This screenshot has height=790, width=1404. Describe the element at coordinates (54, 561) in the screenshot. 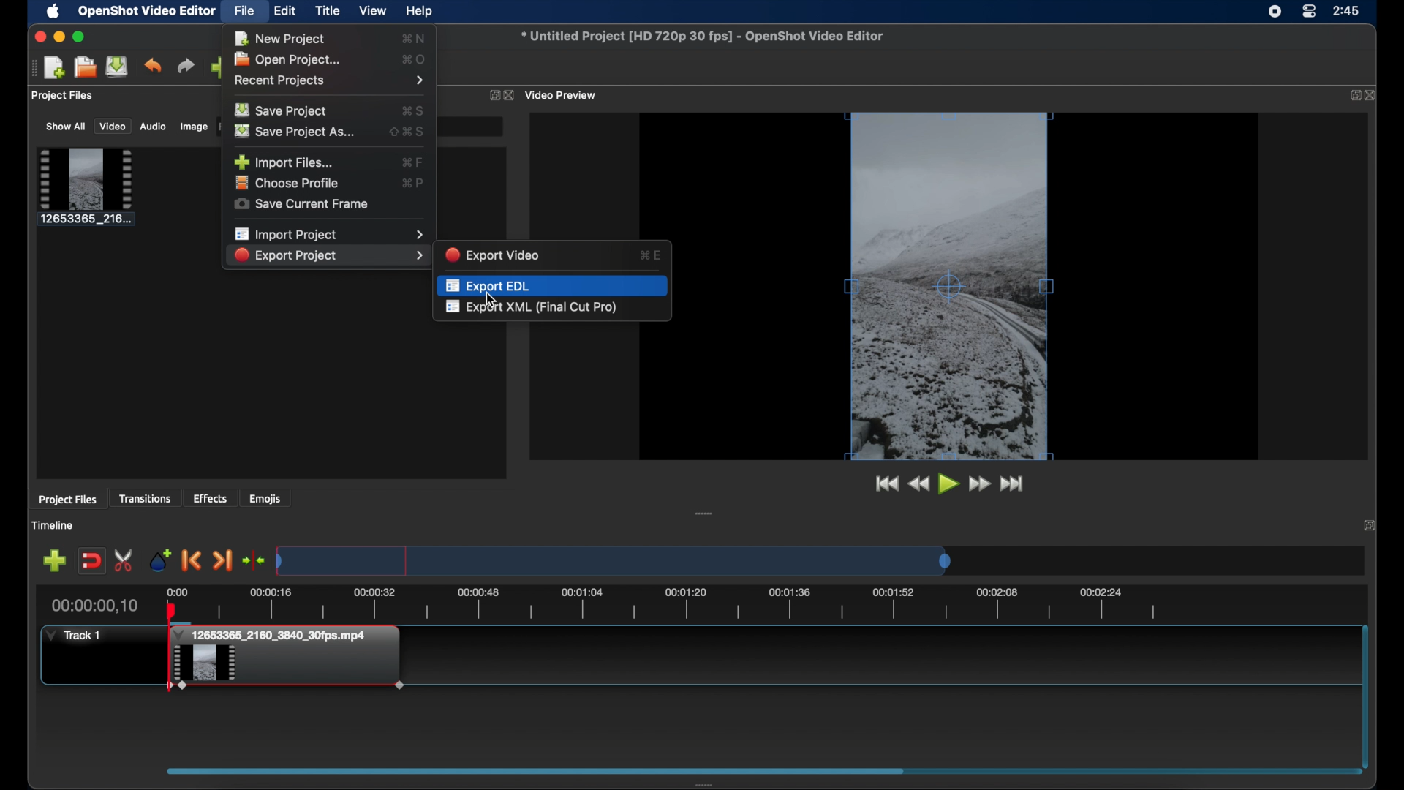

I see `add track` at that location.